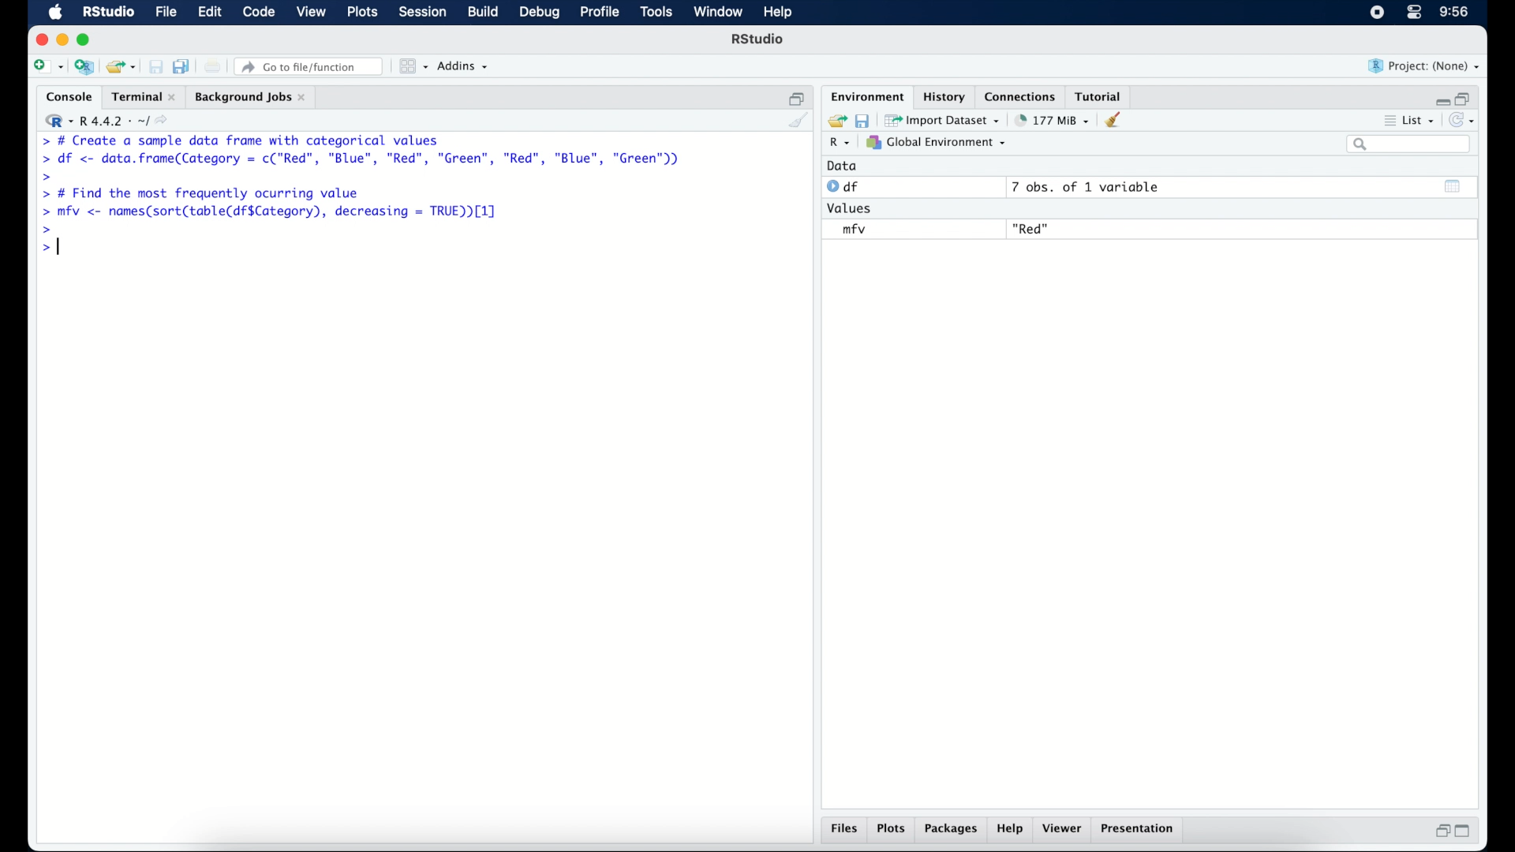 This screenshot has height=852, width=1515. I want to click on R, so click(843, 144).